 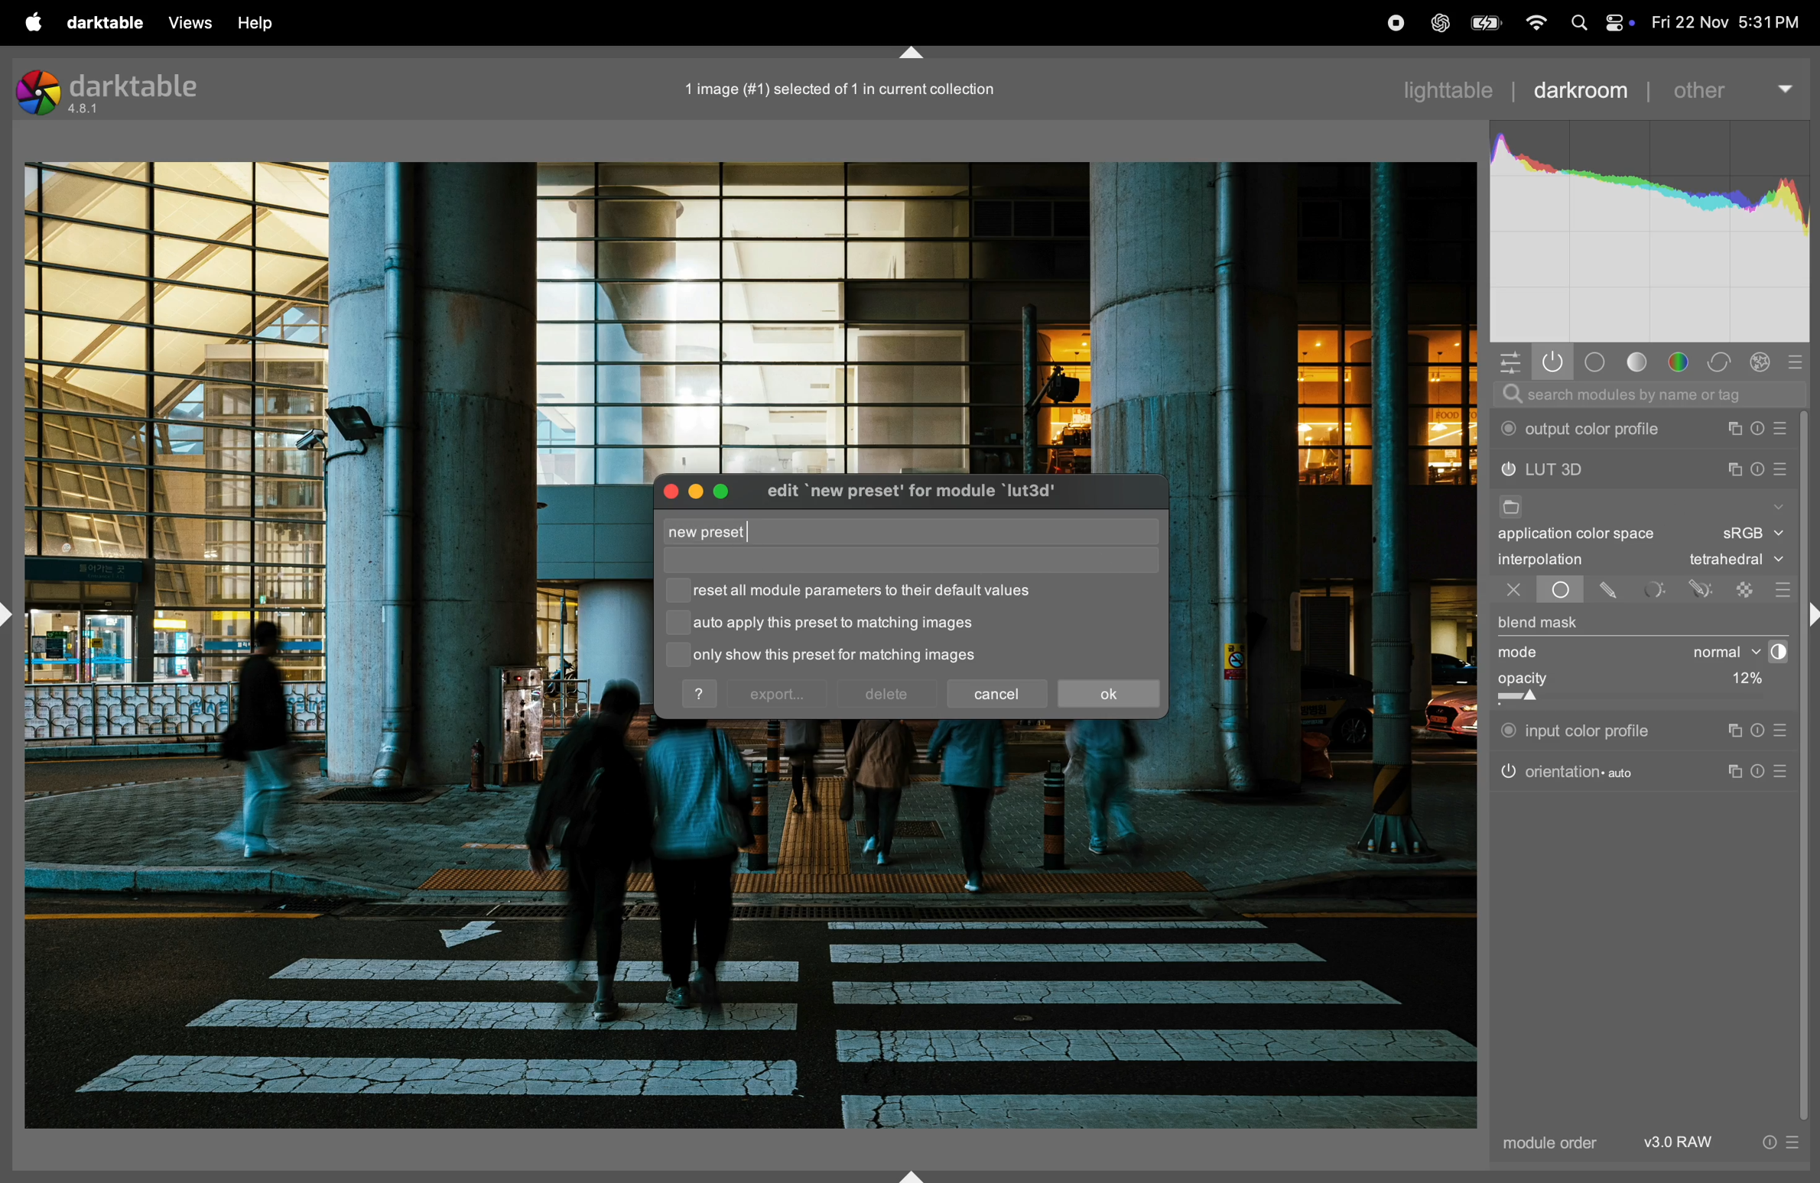 I want to click on help, so click(x=258, y=22).